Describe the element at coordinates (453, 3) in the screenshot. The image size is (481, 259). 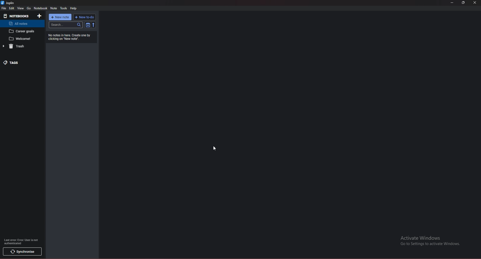
I see `minimize` at that location.